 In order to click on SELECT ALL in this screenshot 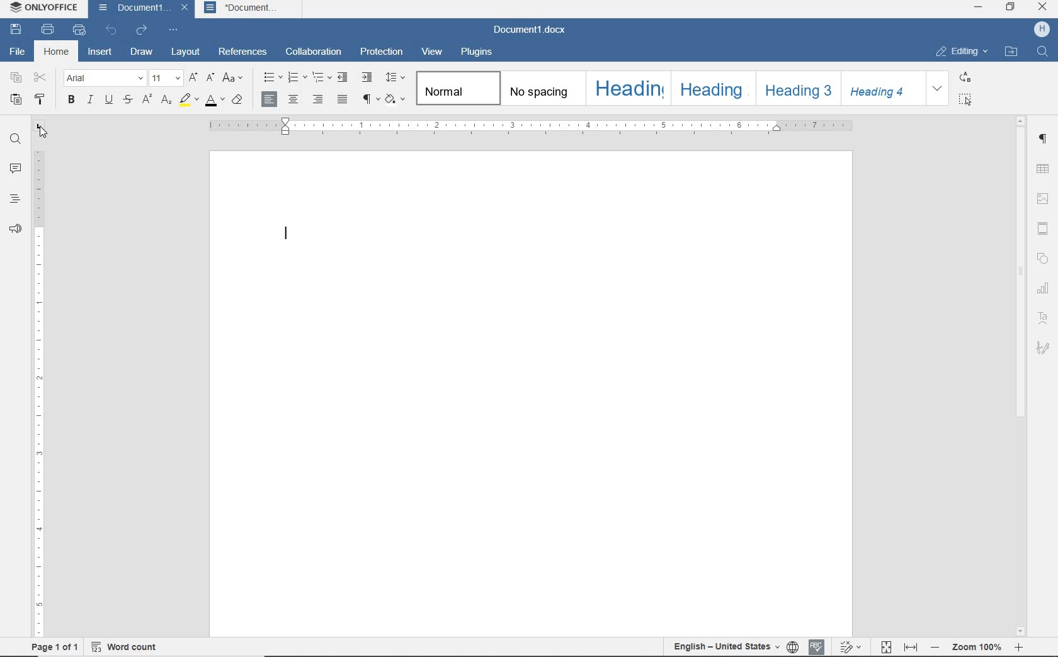, I will do `click(967, 100)`.